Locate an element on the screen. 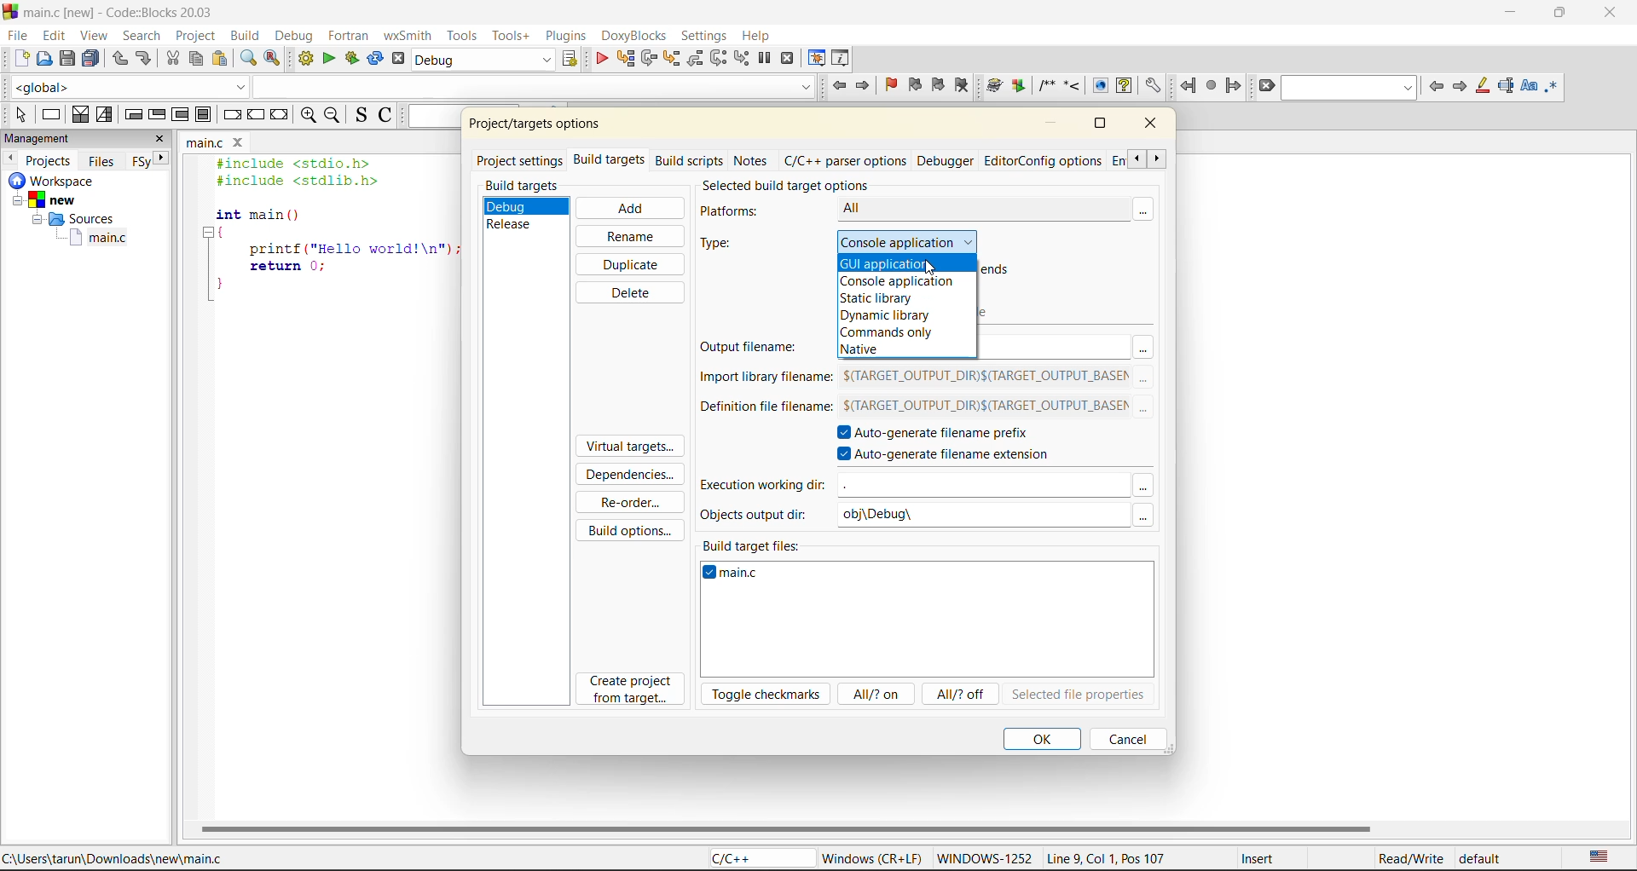 The width and height of the screenshot is (1637, 871). toggle checkmarks is located at coordinates (766, 695).